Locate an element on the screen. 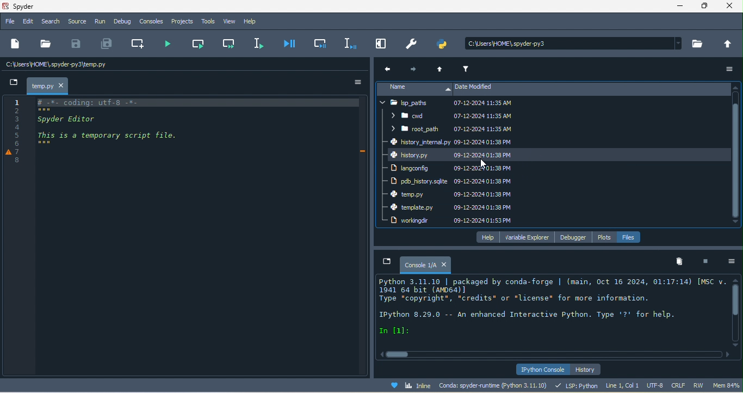  run selection is located at coordinates (259, 42).